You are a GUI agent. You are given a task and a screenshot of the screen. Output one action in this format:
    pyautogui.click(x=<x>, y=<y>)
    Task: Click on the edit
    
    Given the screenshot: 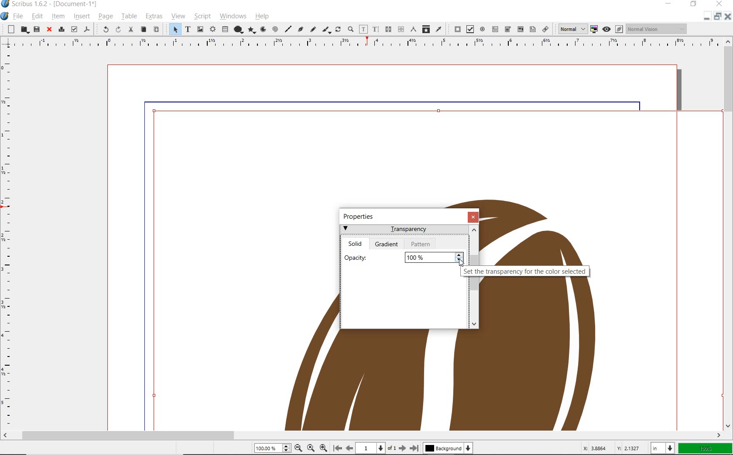 What is the action you would take?
    pyautogui.click(x=38, y=17)
    